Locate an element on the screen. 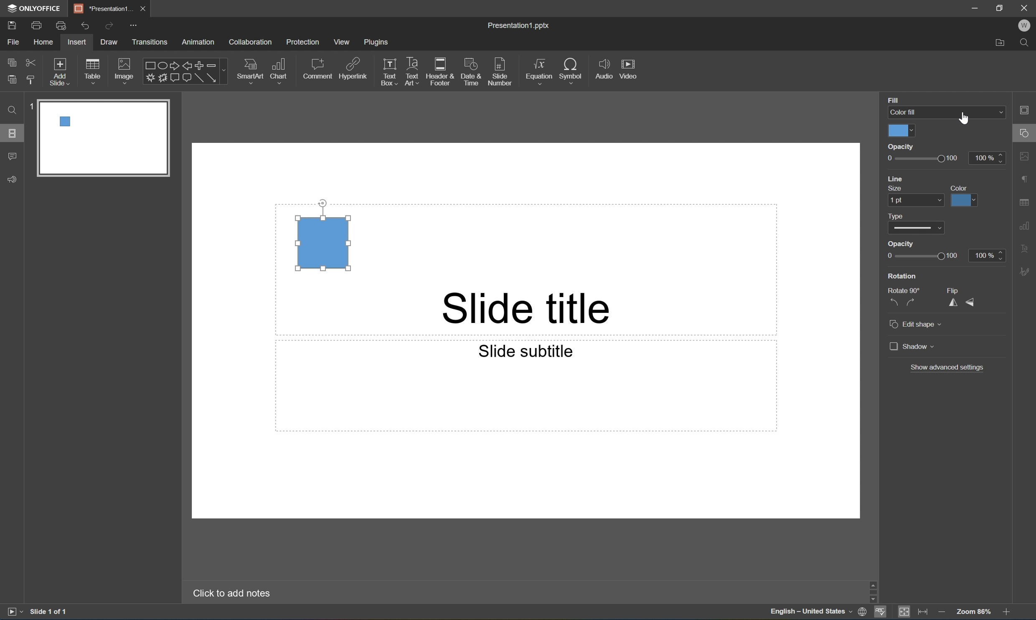 The width and height of the screenshot is (1036, 620). Quick Print is located at coordinates (60, 25).